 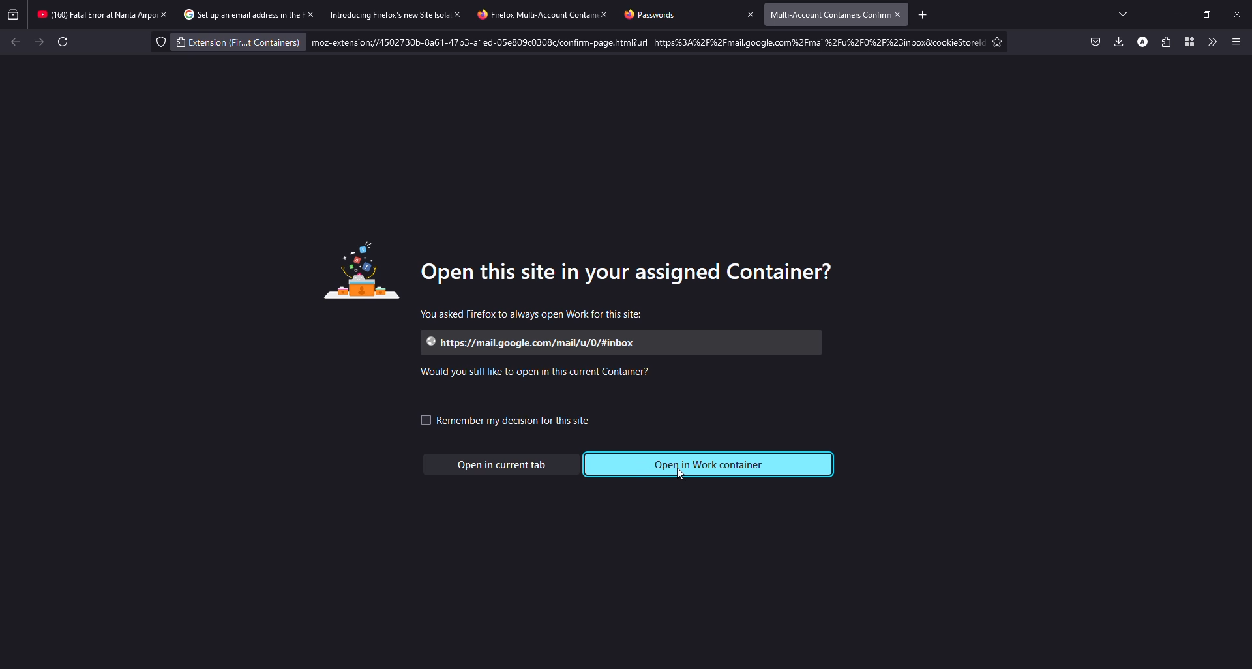 What do you see at coordinates (745, 14) in the screenshot?
I see `close` at bounding box center [745, 14].